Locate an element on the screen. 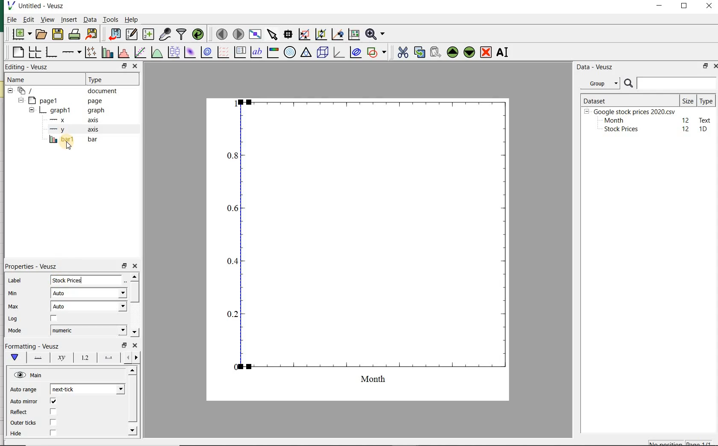  reload linked datasets is located at coordinates (200, 35).